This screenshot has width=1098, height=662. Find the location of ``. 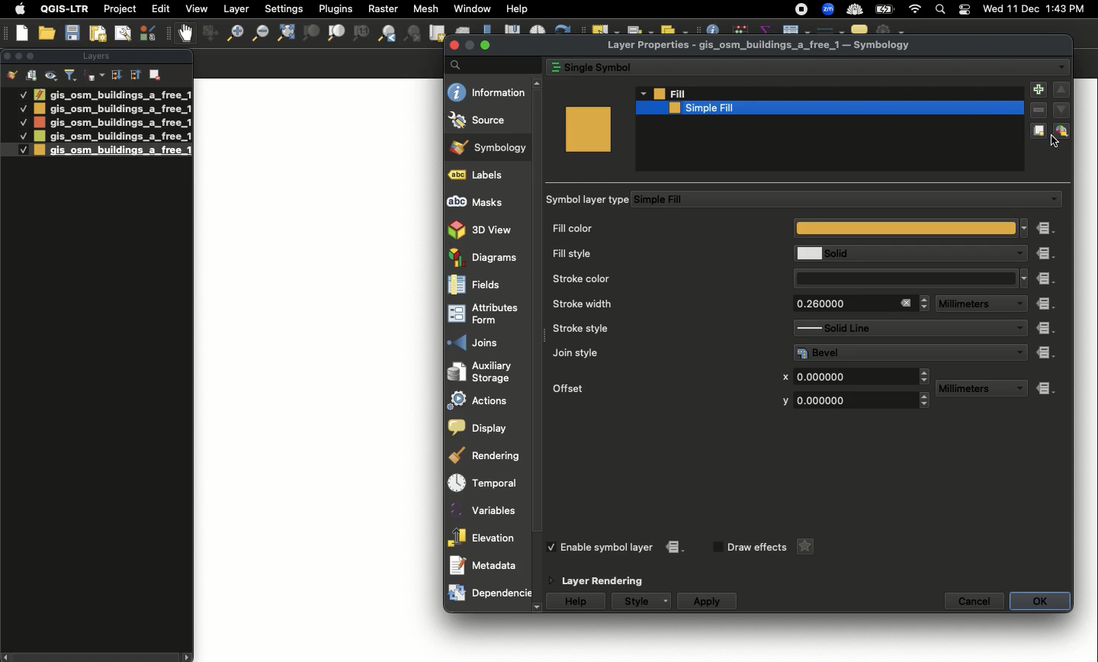

 is located at coordinates (904, 278).